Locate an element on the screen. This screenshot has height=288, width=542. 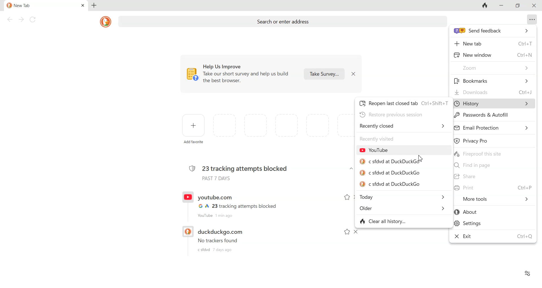
add favorite is located at coordinates (194, 143).